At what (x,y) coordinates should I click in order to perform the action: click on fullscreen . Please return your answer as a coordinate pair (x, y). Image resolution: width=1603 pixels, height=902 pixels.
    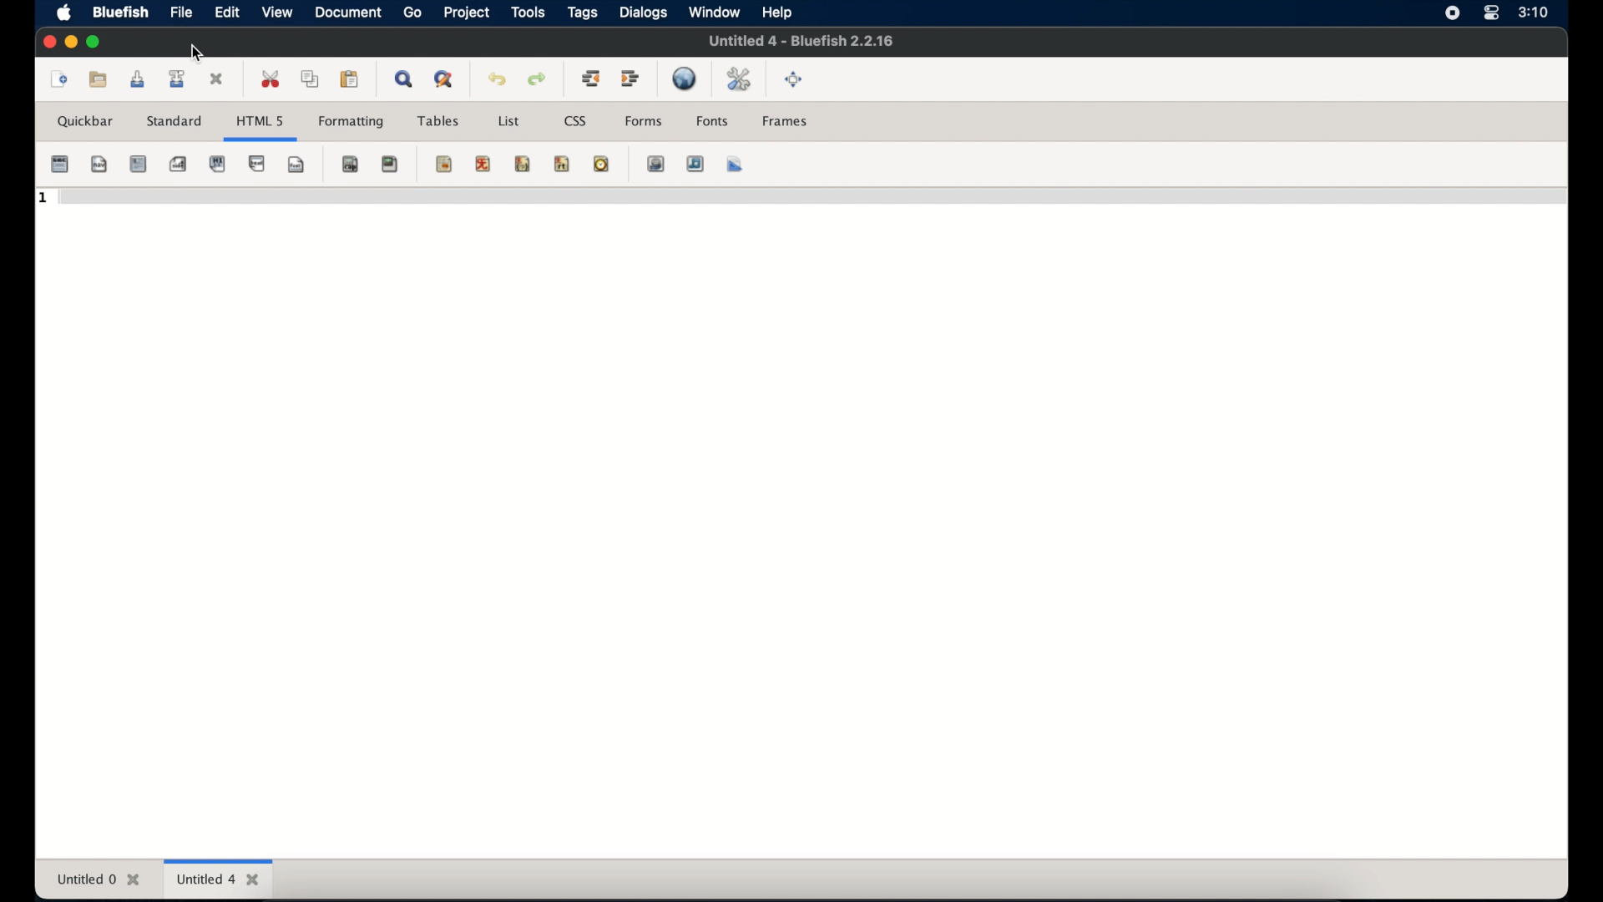
    Looking at the image, I should click on (794, 79).